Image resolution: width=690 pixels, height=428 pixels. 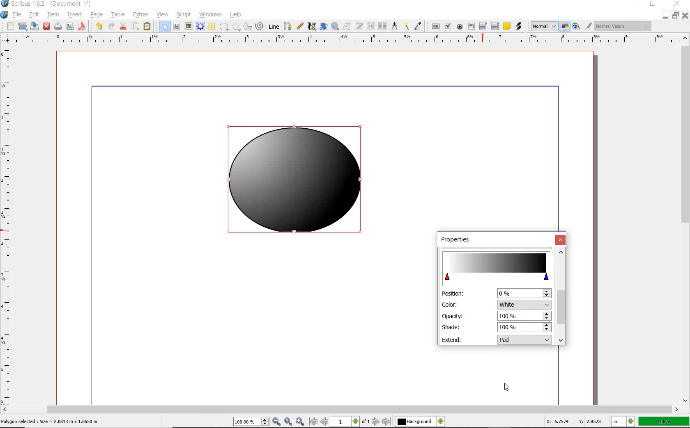 What do you see at coordinates (313, 421) in the screenshot?
I see `first` at bounding box center [313, 421].